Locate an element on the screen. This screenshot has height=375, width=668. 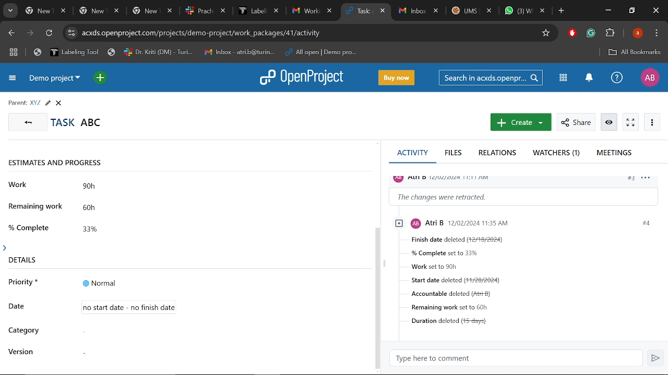
Cursor is located at coordinates (79, 308).